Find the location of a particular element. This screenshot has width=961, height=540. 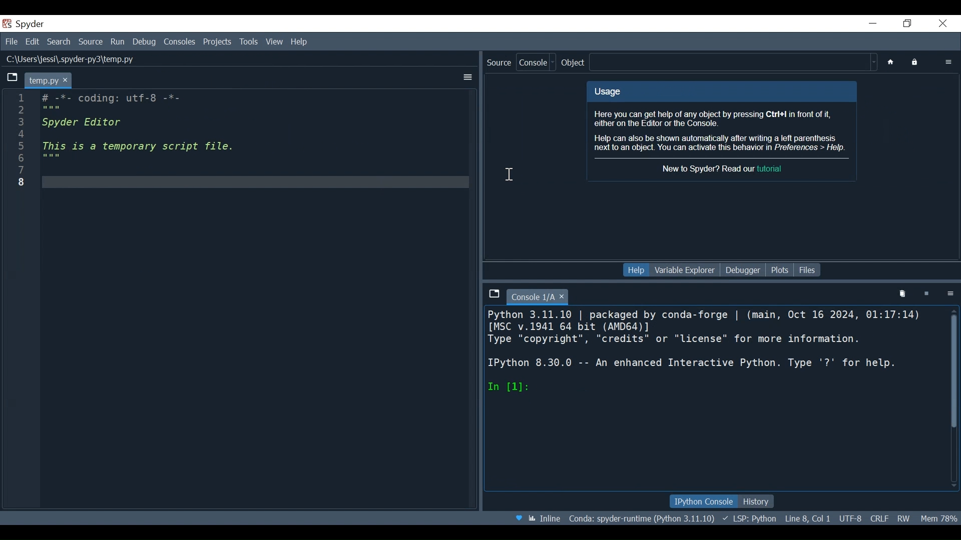

Memory Usage is located at coordinates (938, 518).